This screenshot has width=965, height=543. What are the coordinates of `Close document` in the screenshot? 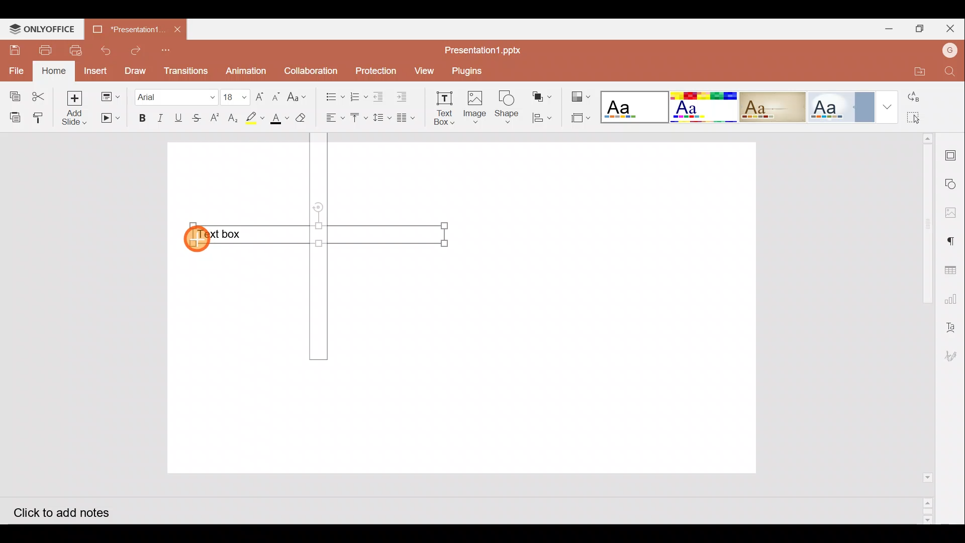 It's located at (177, 28).